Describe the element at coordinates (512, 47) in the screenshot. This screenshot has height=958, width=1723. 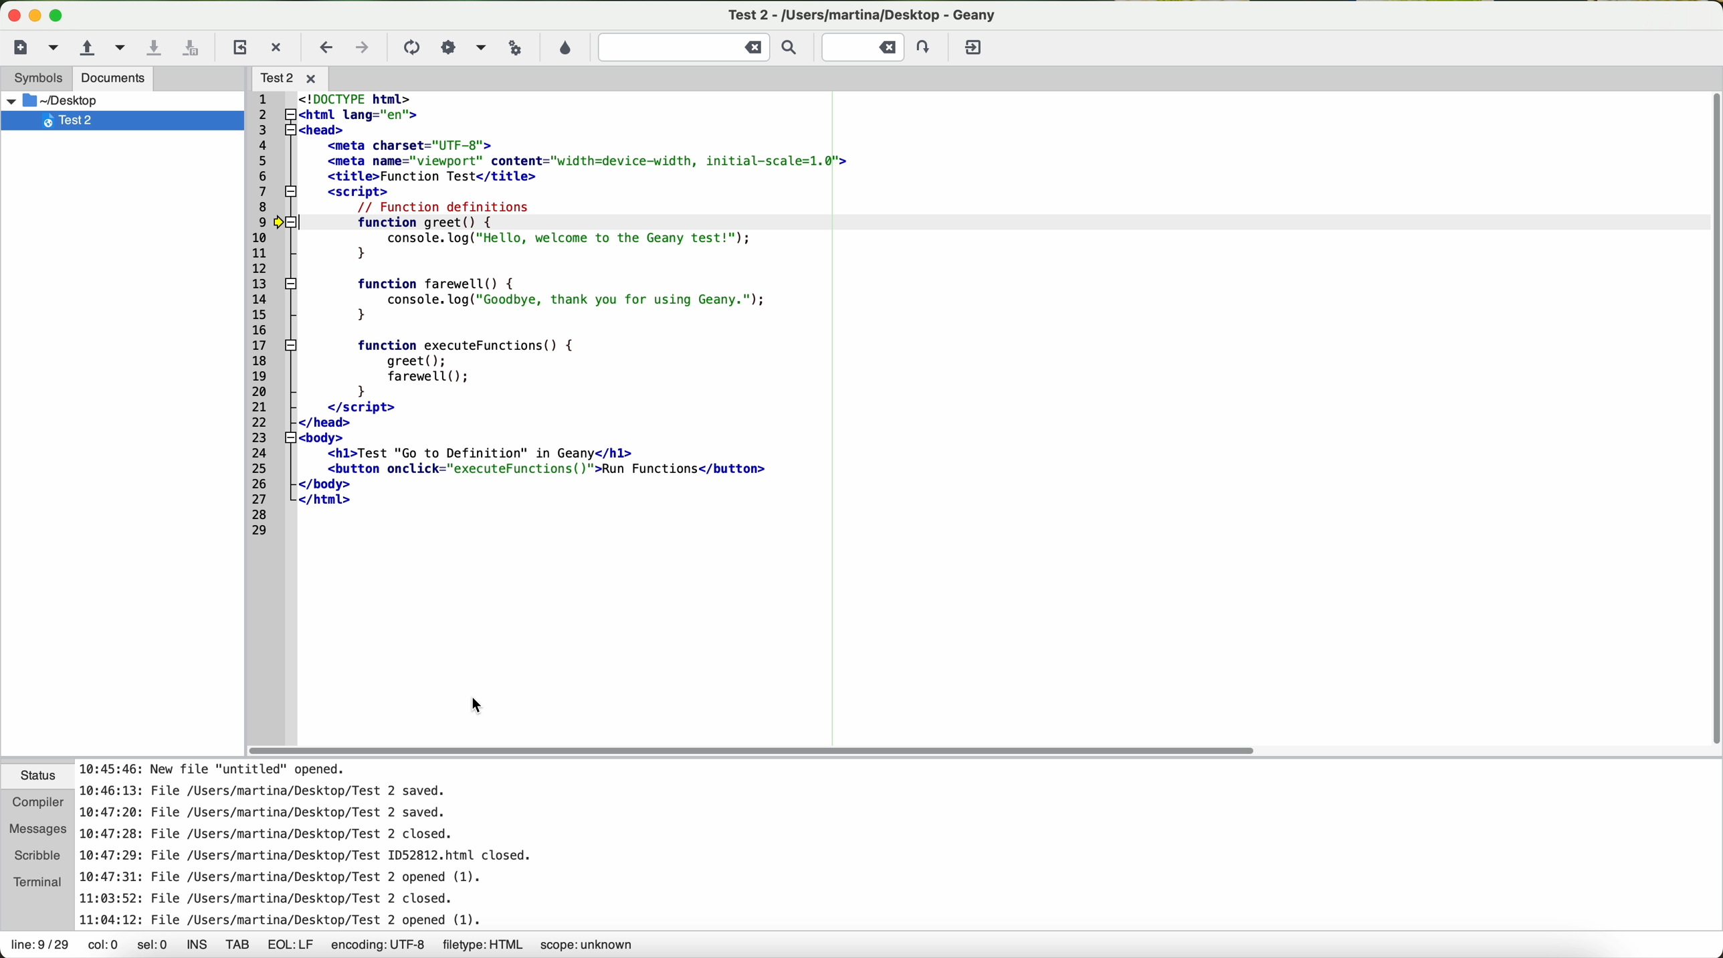
I see `run or view the current file` at that location.